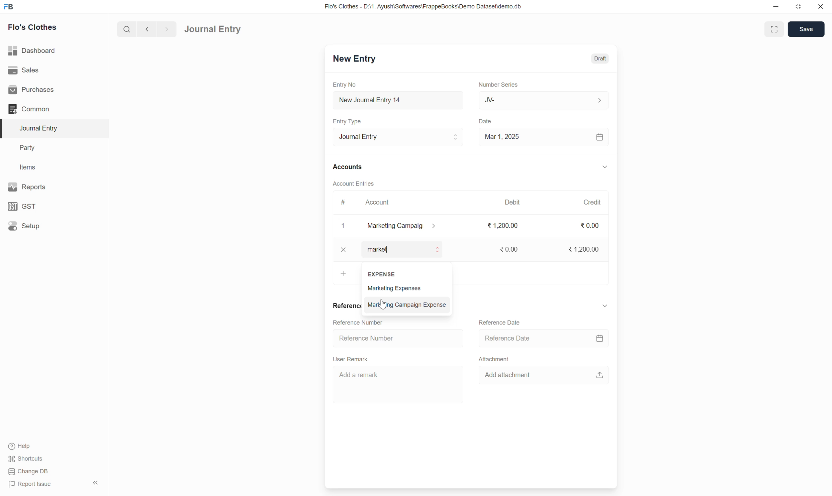 This screenshot has height=496, width=832. I want to click on Reference number, so click(369, 338).